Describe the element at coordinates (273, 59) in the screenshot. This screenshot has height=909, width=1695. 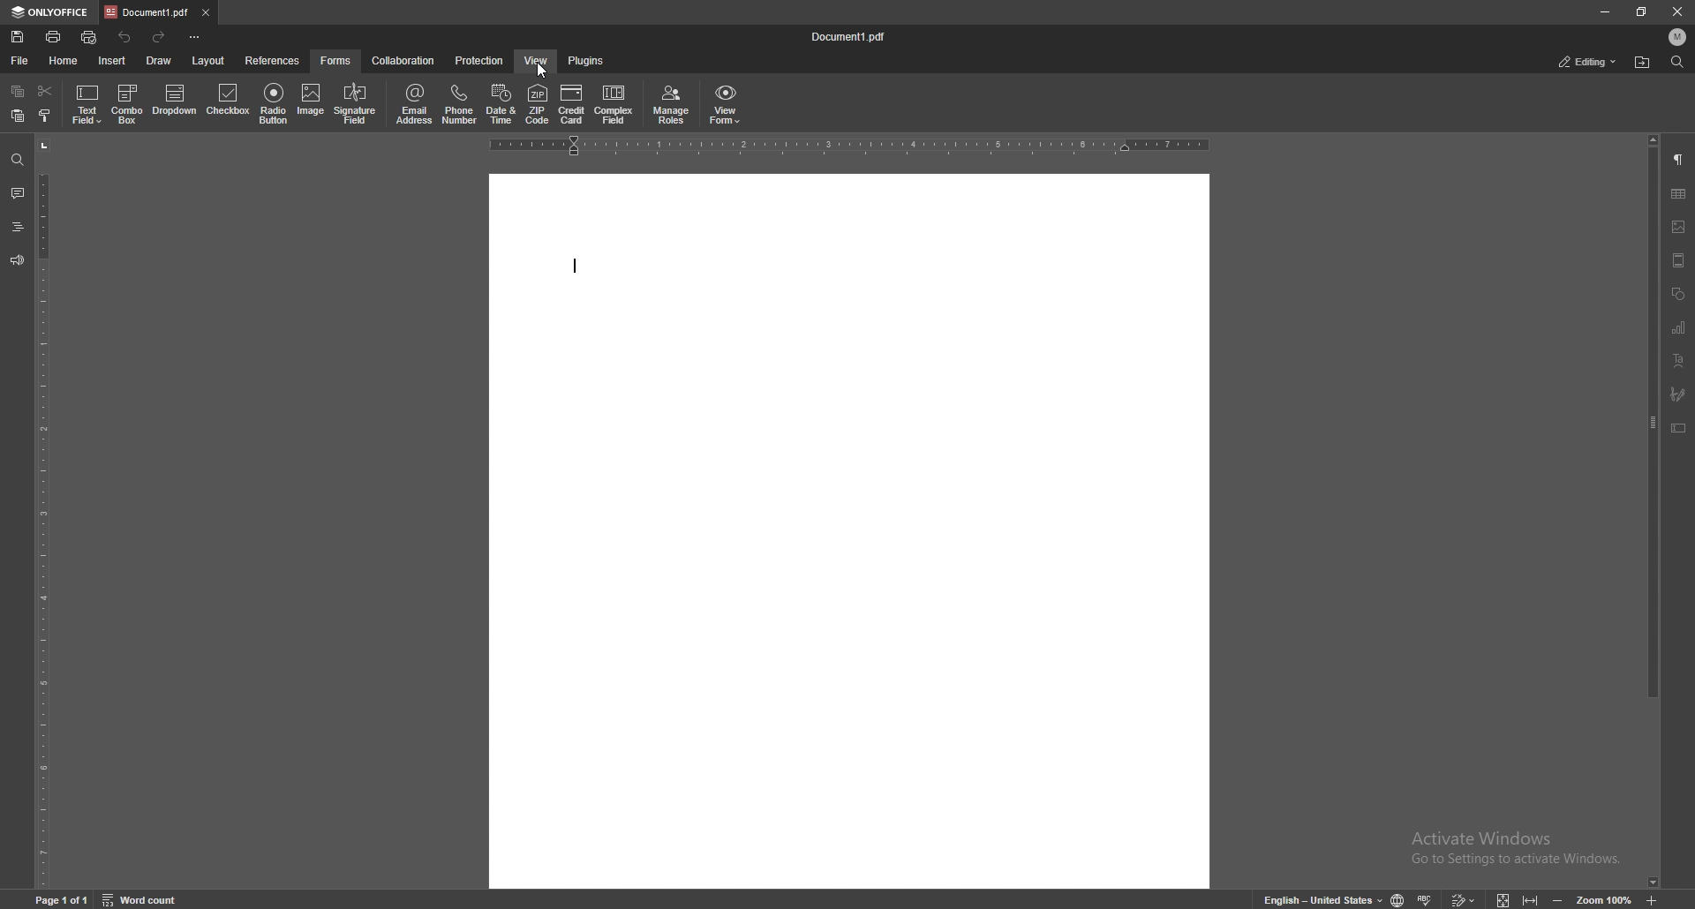
I see `references` at that location.